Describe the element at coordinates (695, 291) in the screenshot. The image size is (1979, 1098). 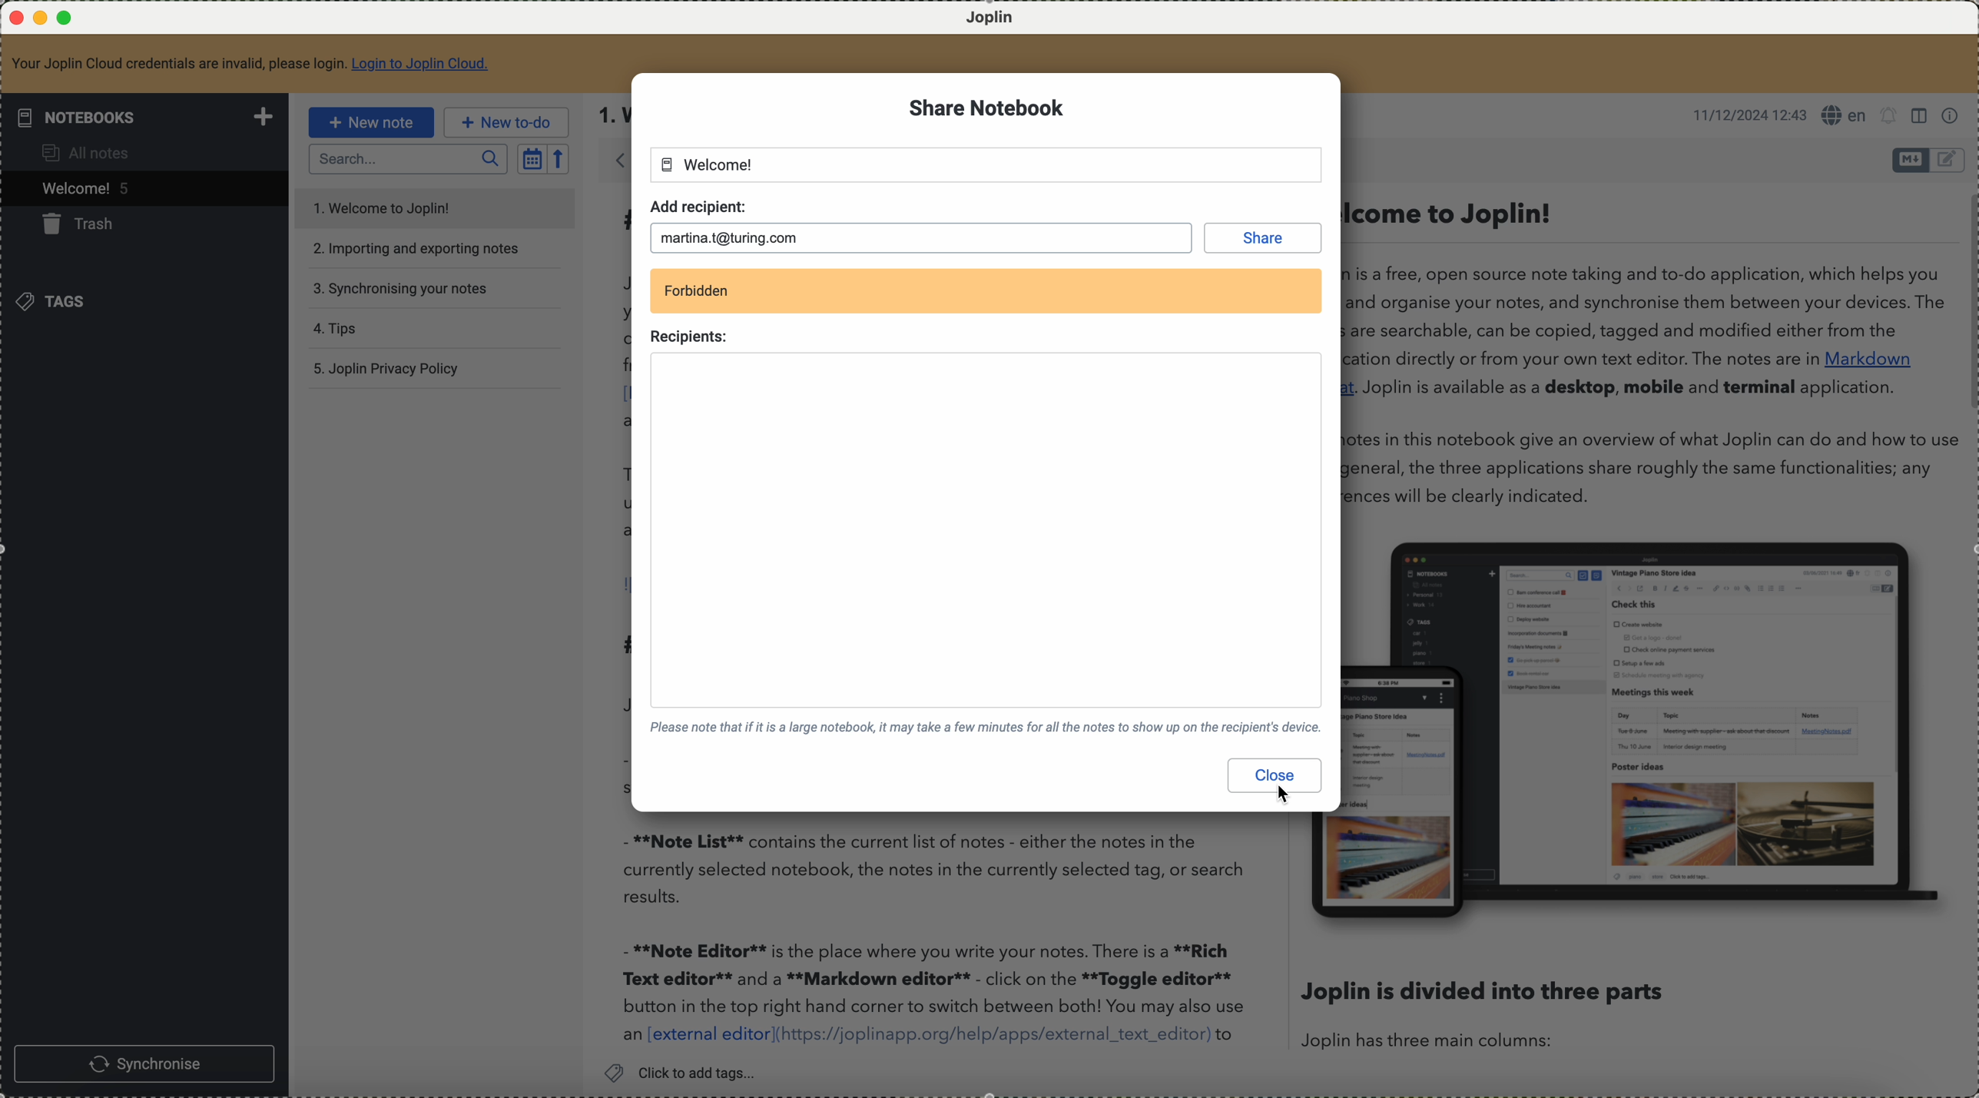
I see `forbidden` at that location.